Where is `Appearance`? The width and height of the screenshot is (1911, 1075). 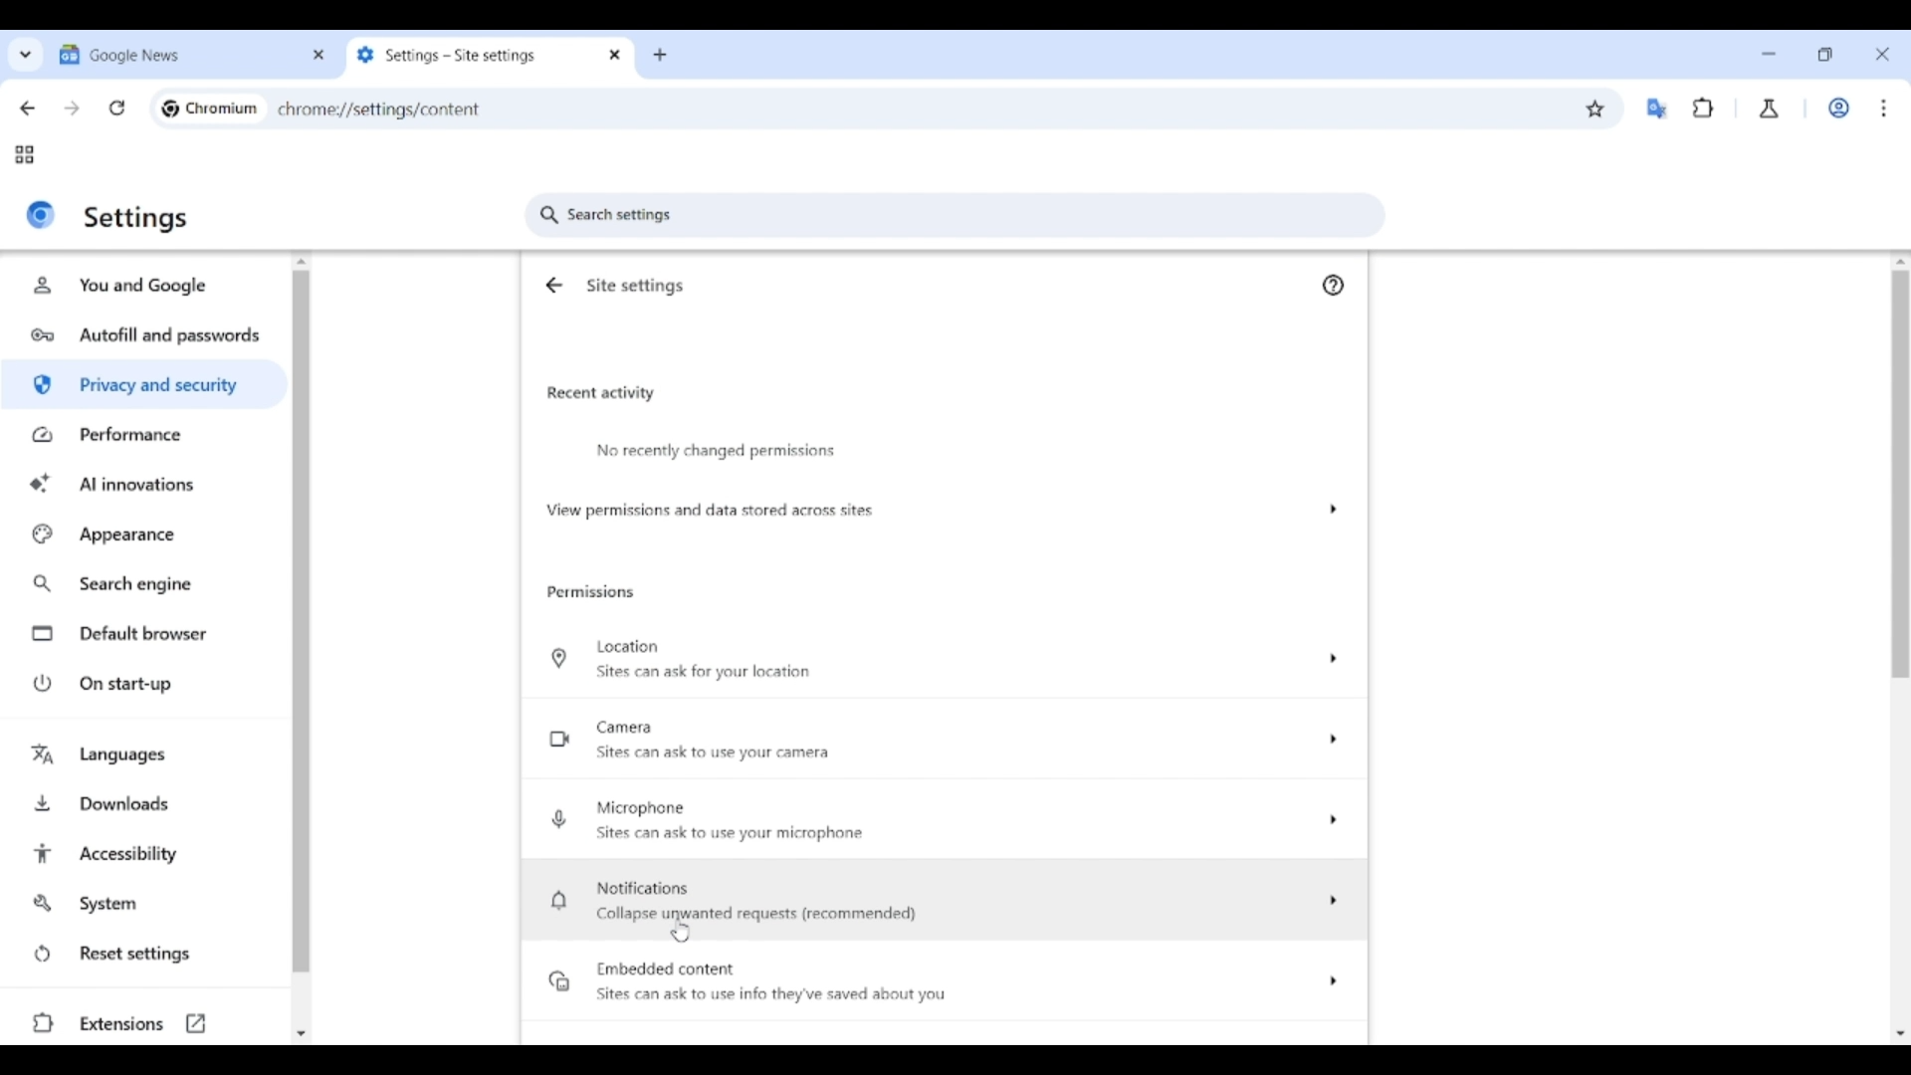 Appearance is located at coordinates (144, 535).